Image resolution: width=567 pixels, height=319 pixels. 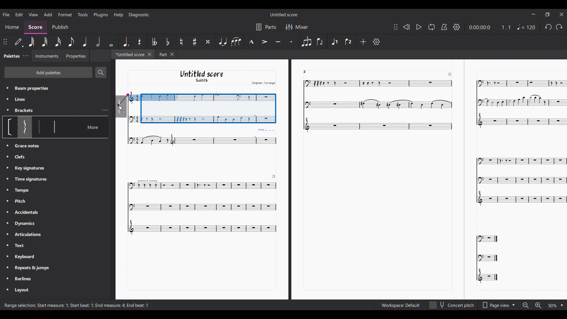 I want to click on , so click(x=521, y=83).